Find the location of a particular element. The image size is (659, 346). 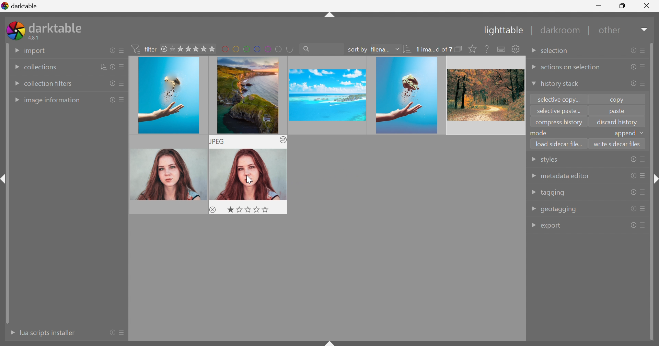

Drop Down is located at coordinates (397, 49).